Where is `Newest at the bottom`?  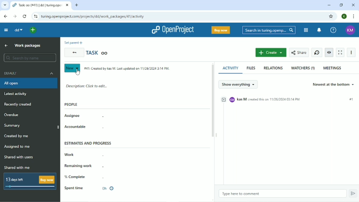 Newest at the bottom is located at coordinates (334, 84).